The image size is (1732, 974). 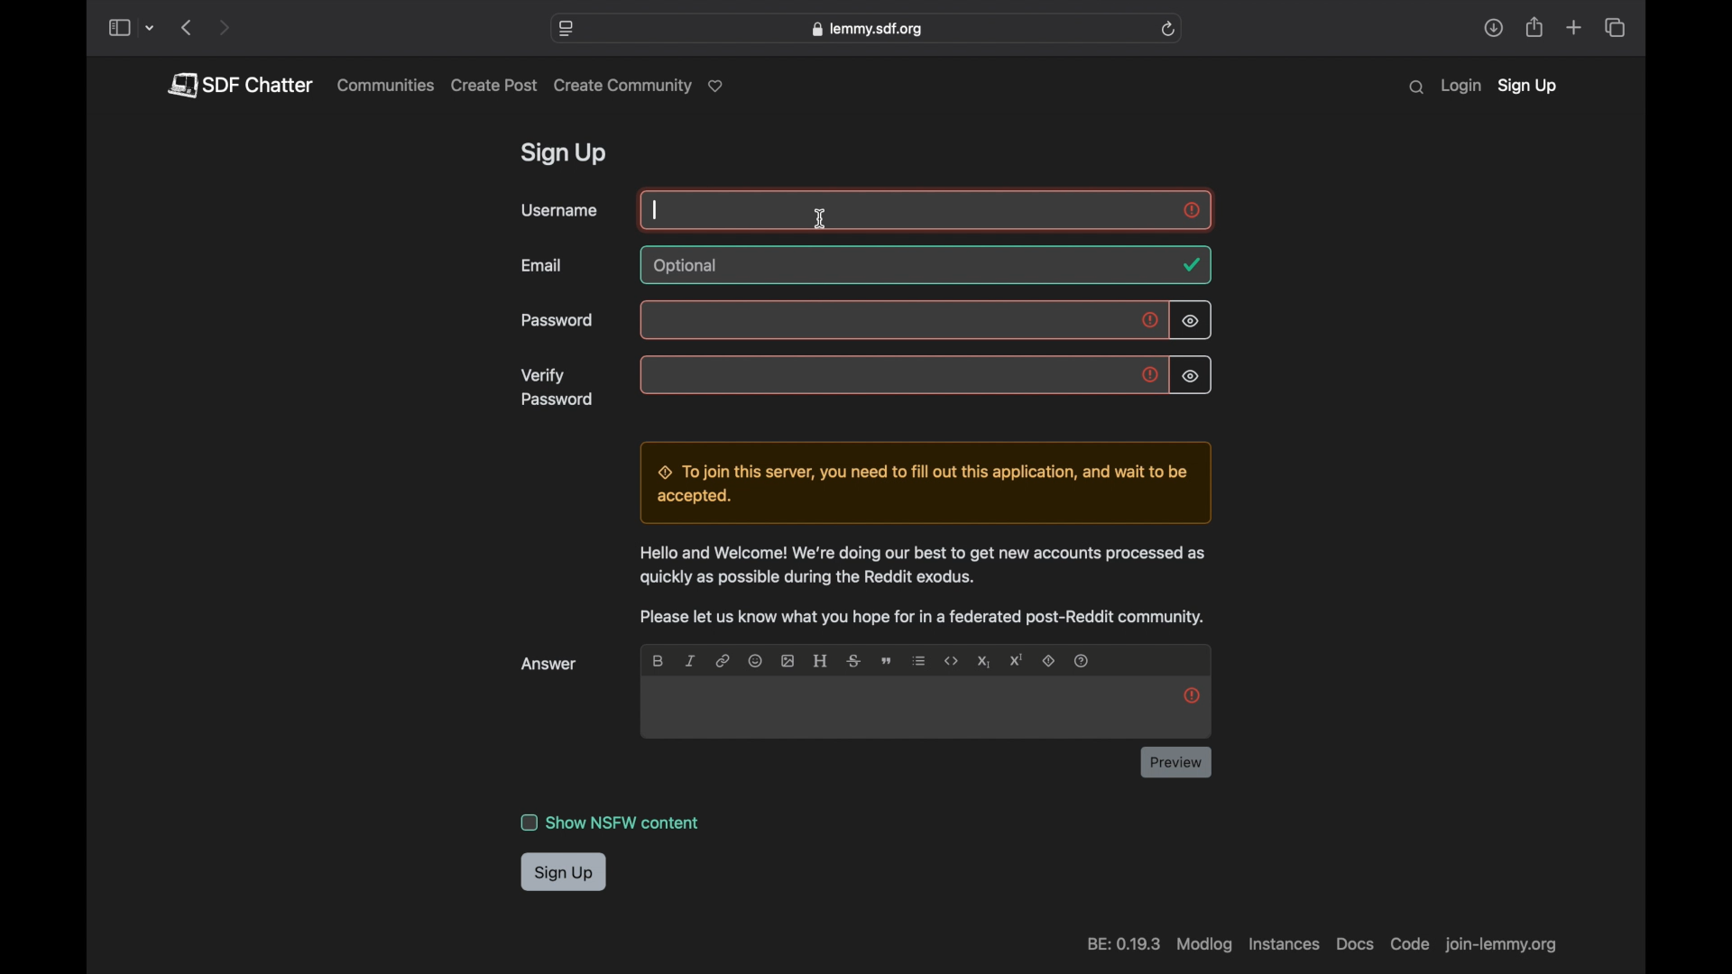 I want to click on sign up, so click(x=565, y=873).